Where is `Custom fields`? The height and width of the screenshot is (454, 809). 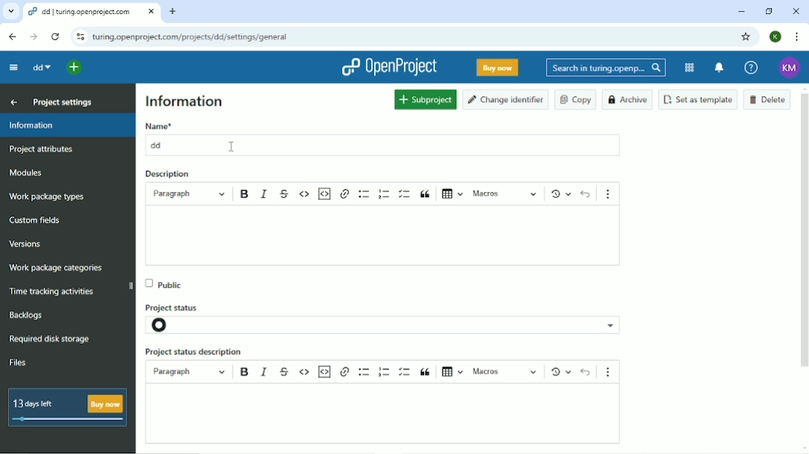 Custom fields is located at coordinates (38, 221).